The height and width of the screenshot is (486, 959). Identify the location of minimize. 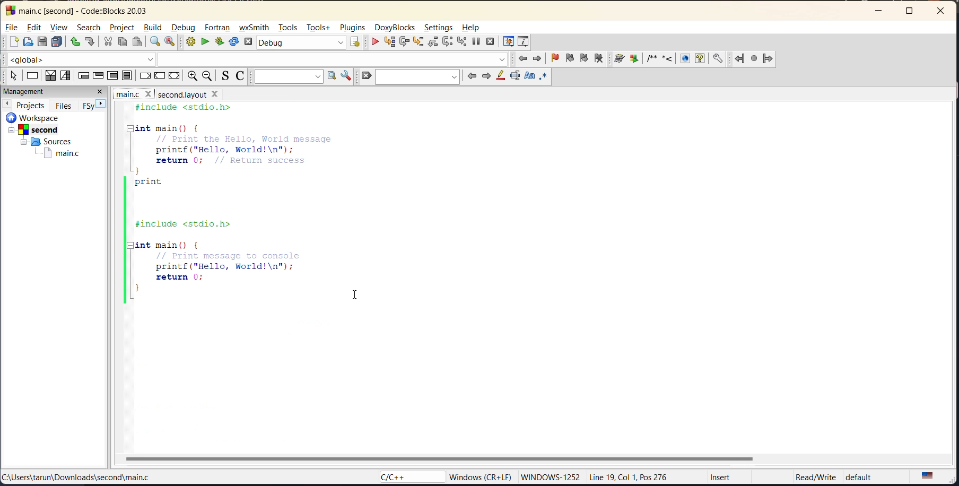
(880, 12).